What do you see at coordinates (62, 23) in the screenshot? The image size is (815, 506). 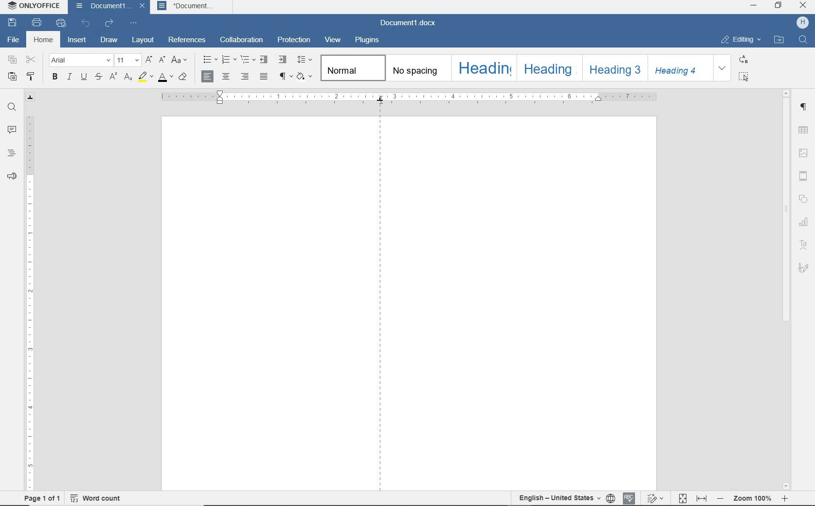 I see `QUICK PRINT` at bounding box center [62, 23].